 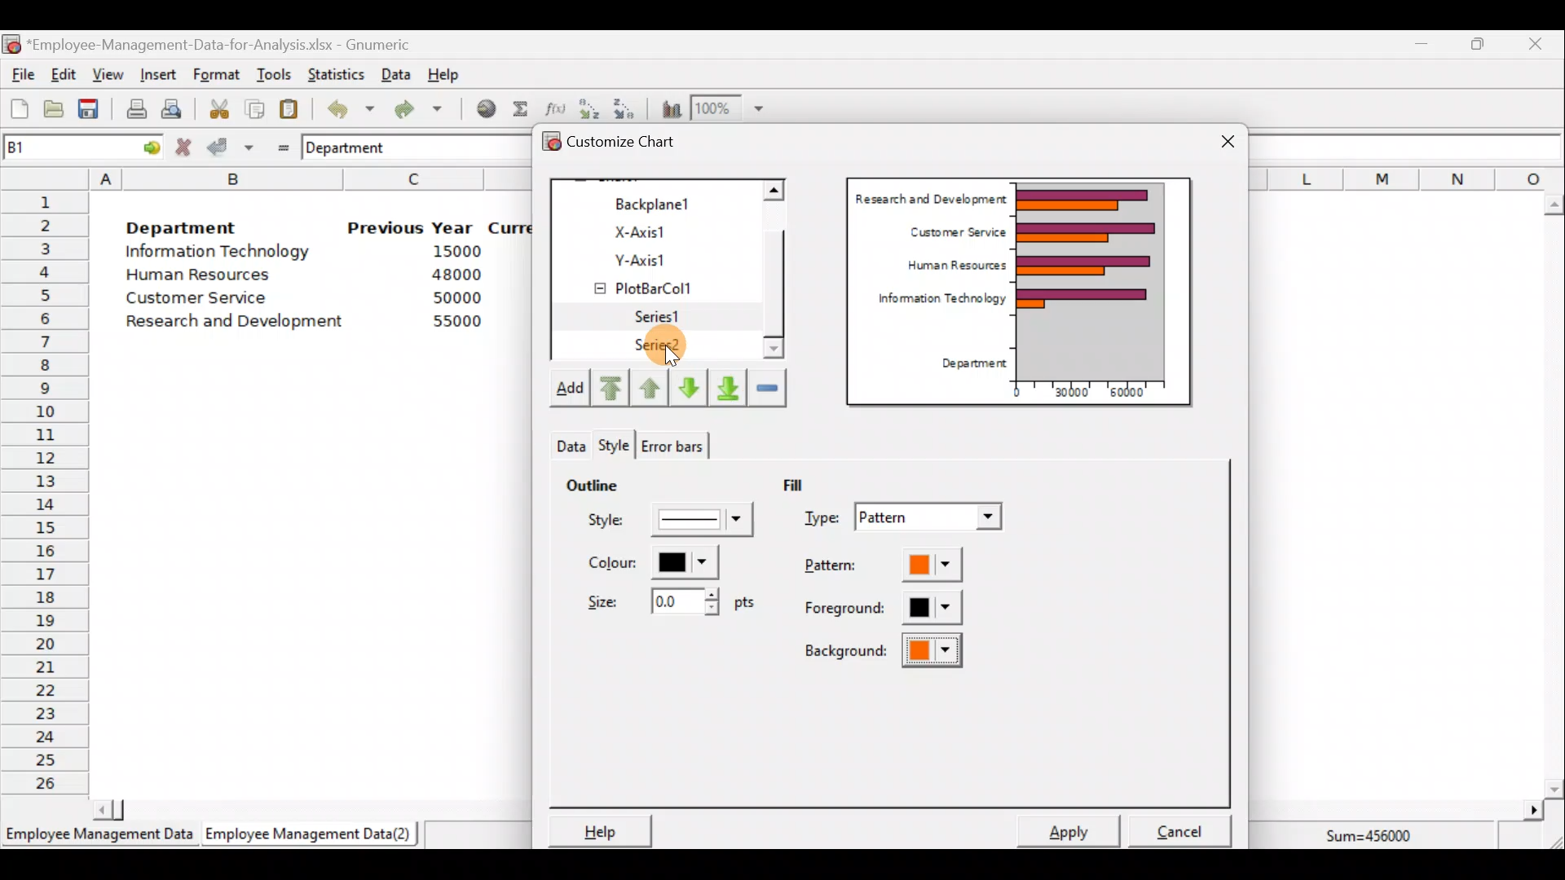 I want to click on X-axis1, so click(x=659, y=231).